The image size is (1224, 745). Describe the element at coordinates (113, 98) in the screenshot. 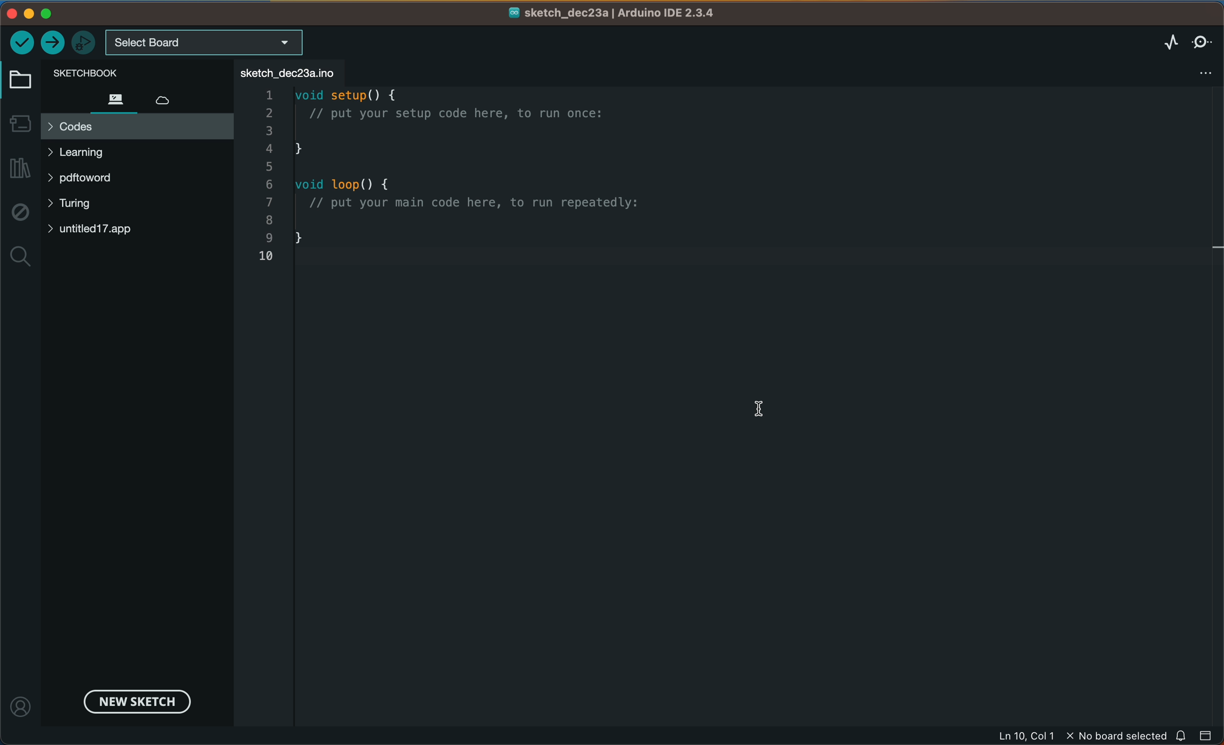

I see `files` at that location.